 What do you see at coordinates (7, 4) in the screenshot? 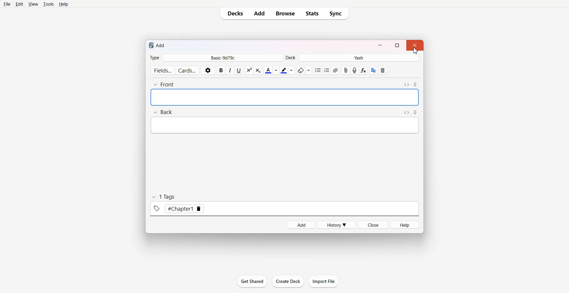
I see `File` at bounding box center [7, 4].